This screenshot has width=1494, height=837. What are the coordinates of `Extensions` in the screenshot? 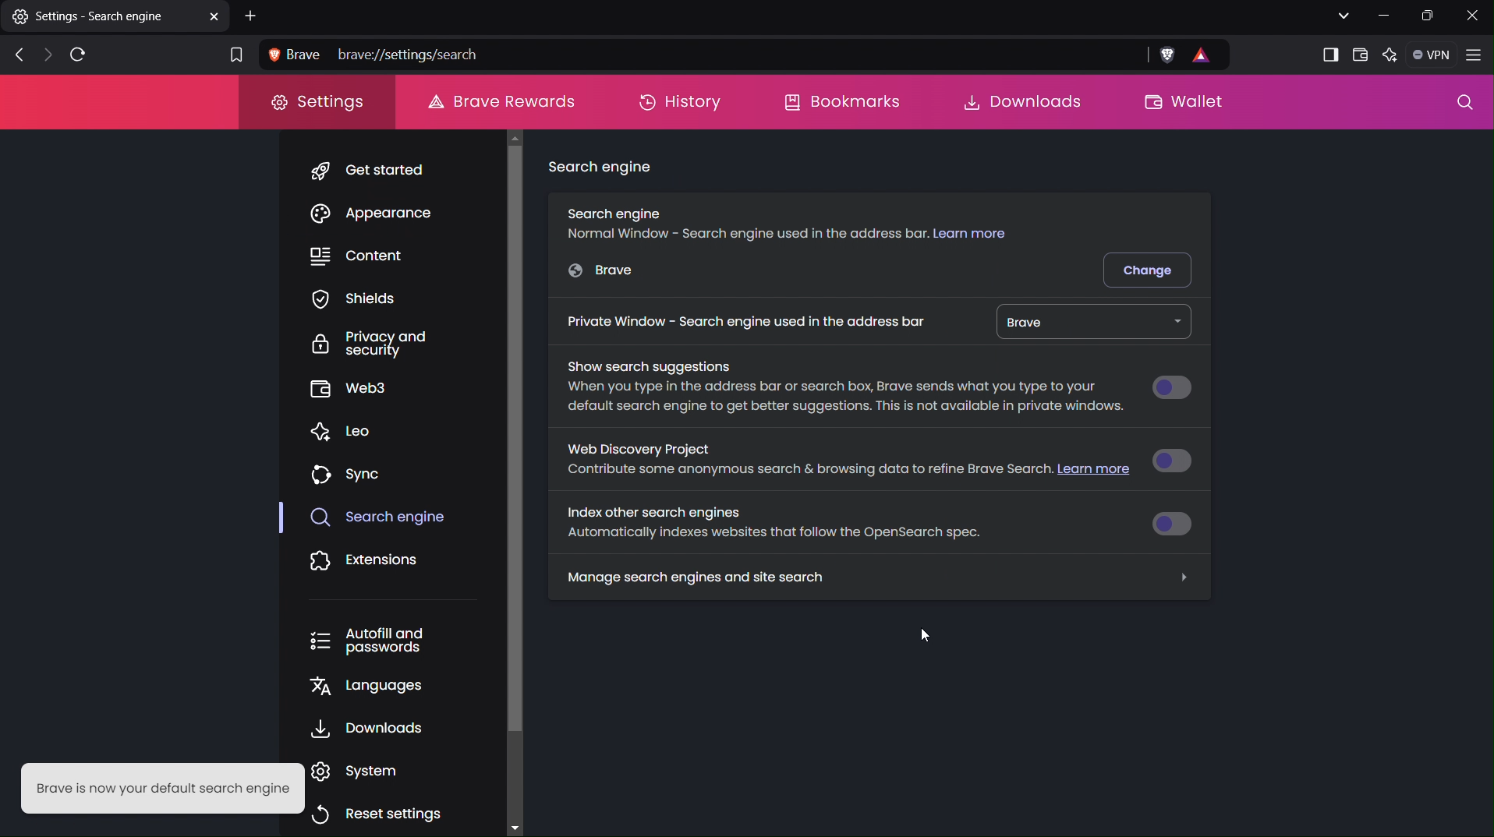 It's located at (365, 562).